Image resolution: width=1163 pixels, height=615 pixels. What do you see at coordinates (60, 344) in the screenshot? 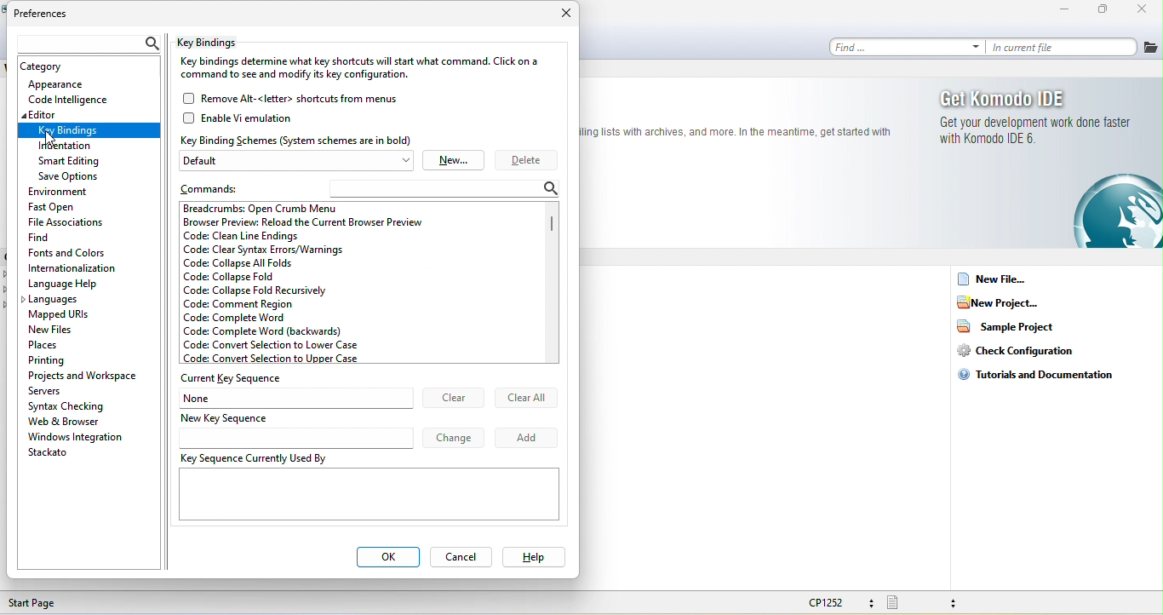
I see `place` at bounding box center [60, 344].